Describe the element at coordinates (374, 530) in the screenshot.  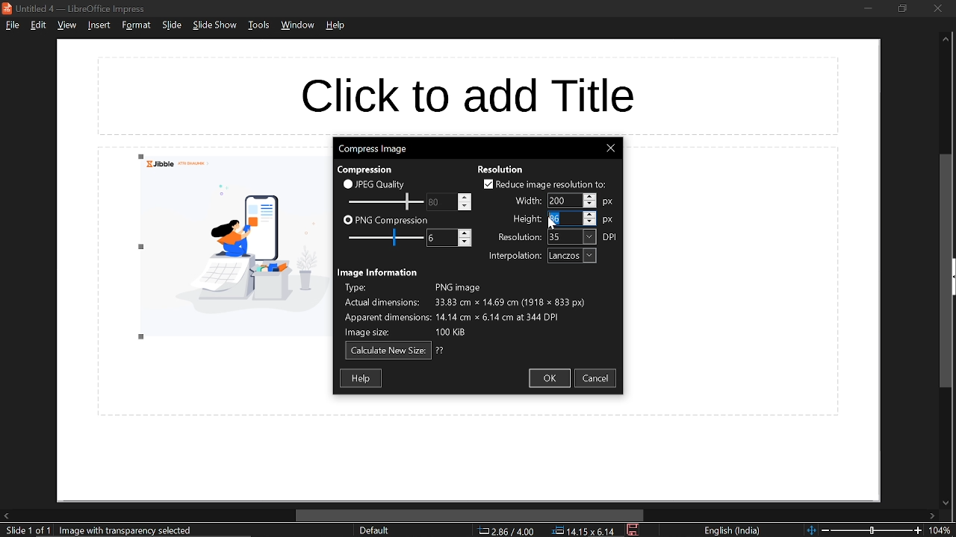
I see `slide style` at that location.